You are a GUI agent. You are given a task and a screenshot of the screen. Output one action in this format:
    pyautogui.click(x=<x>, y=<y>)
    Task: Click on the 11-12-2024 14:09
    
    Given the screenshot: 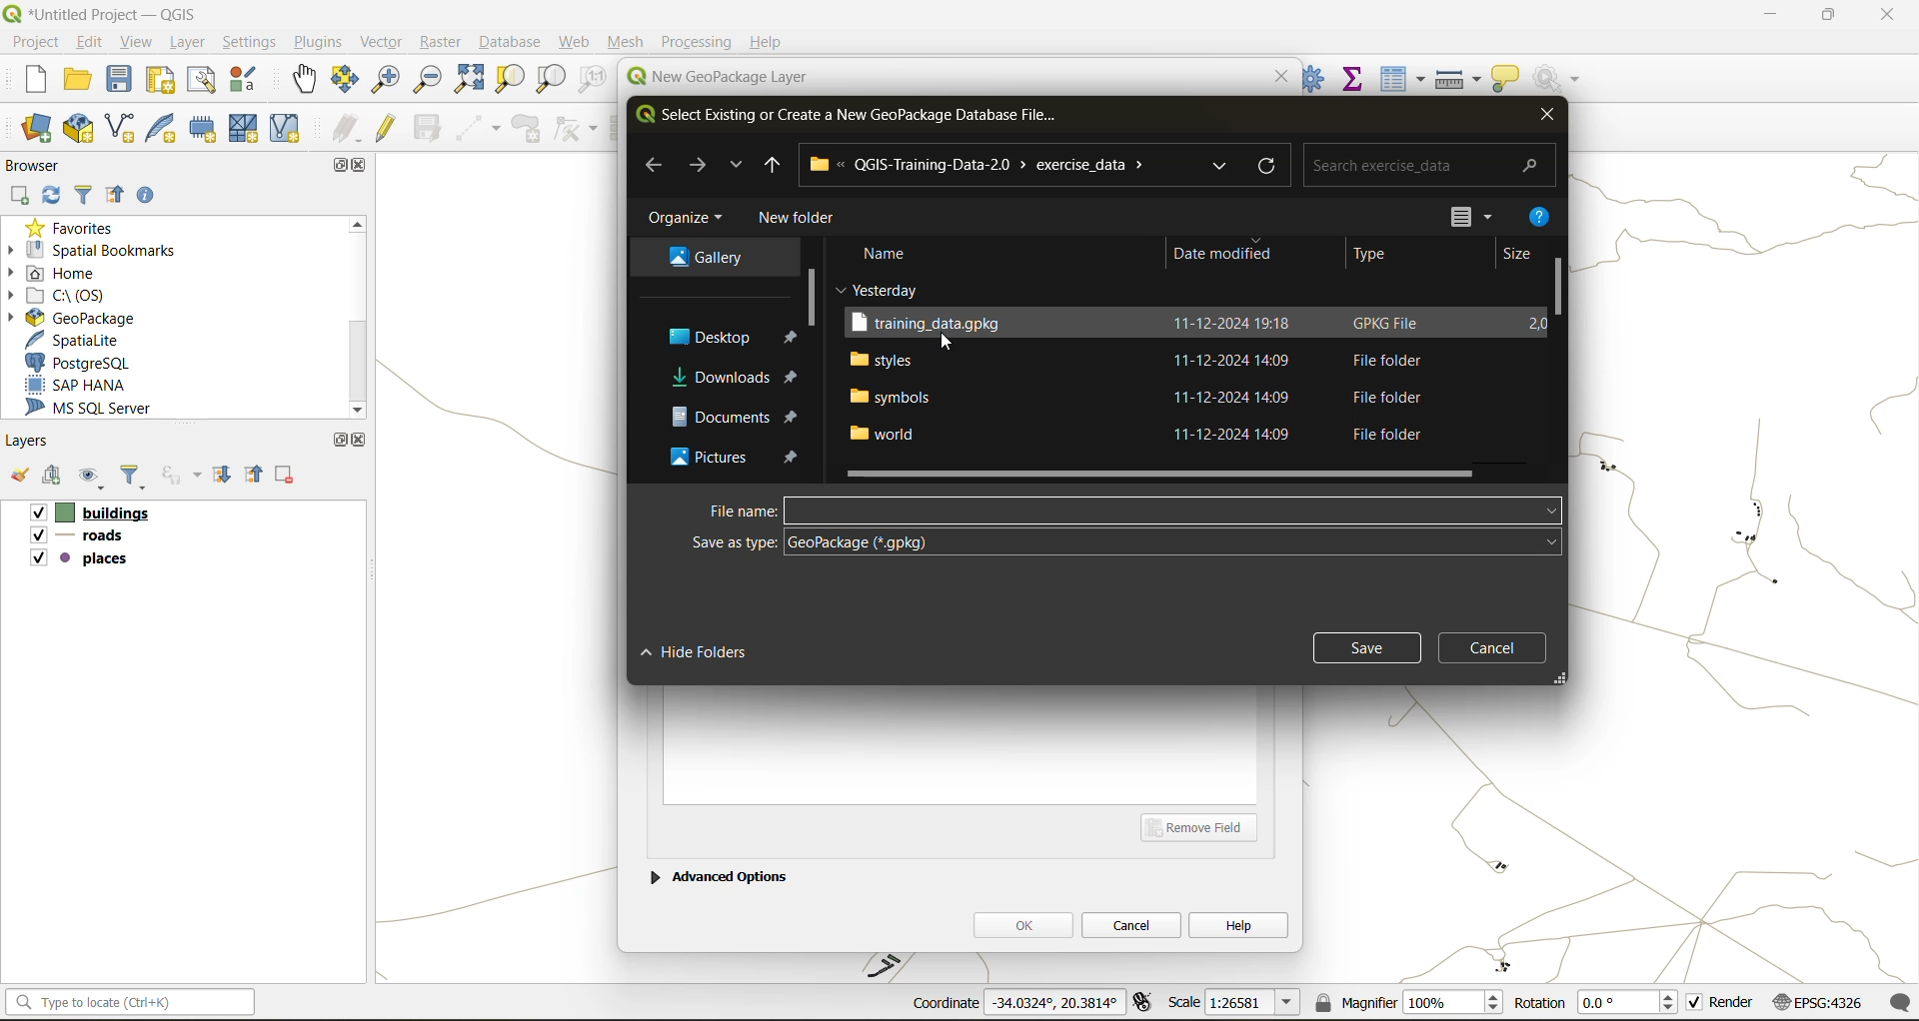 What is the action you would take?
    pyautogui.click(x=1239, y=360)
    